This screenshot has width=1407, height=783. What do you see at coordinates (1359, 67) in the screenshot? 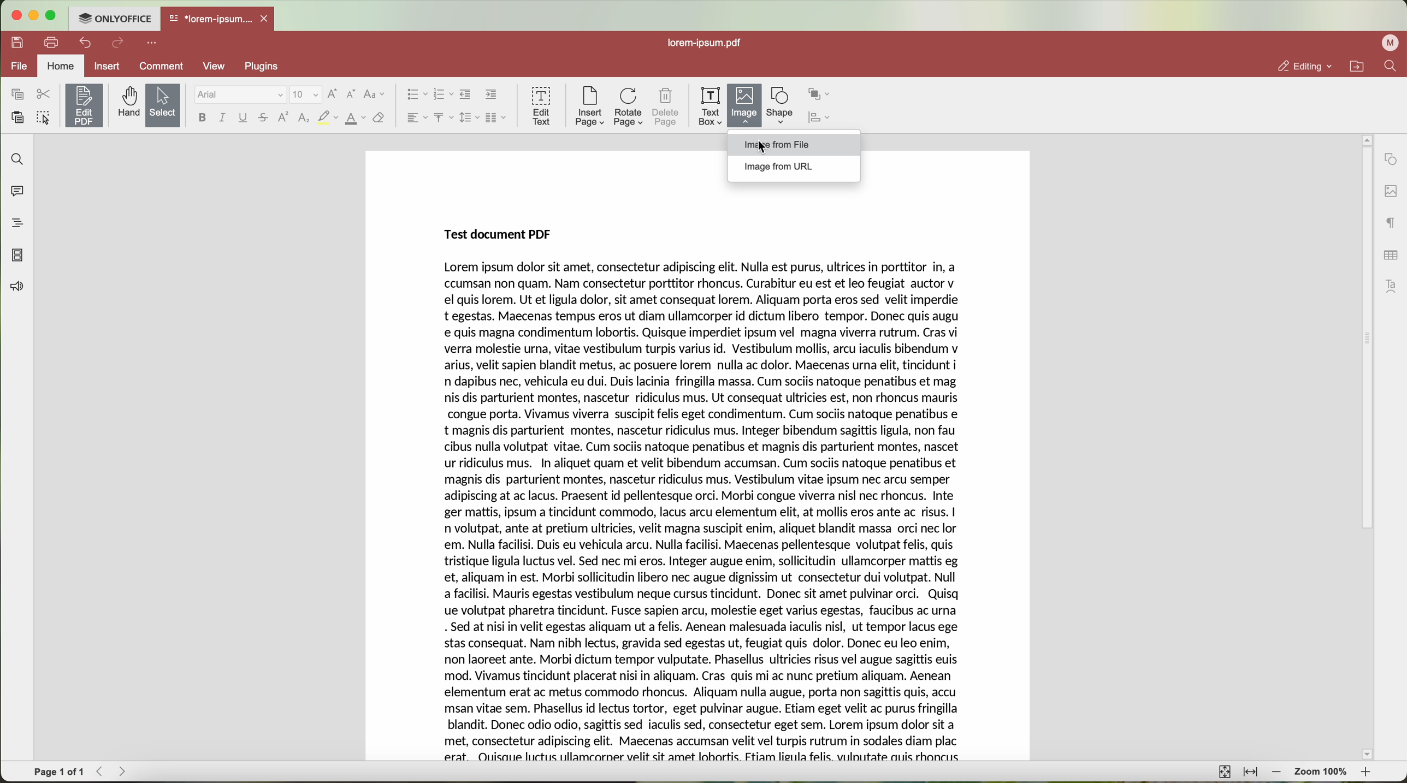
I see `open file location` at bounding box center [1359, 67].